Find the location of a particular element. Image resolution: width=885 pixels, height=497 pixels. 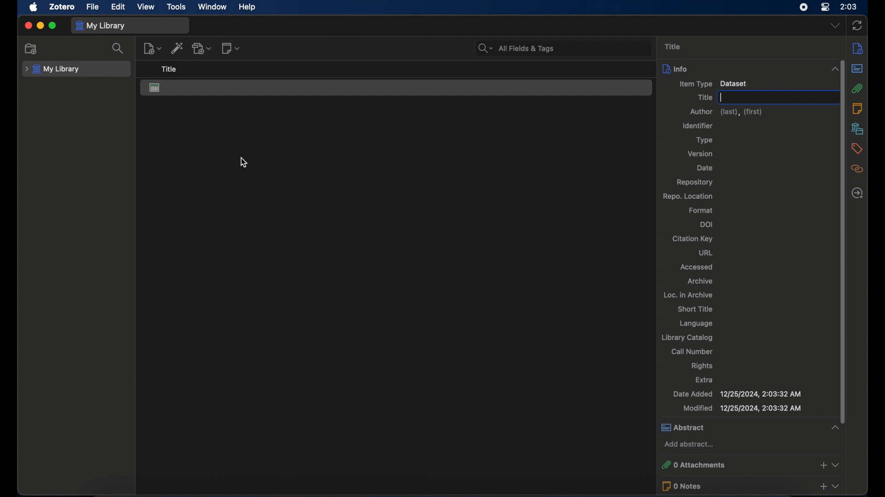

modified is located at coordinates (742, 408).